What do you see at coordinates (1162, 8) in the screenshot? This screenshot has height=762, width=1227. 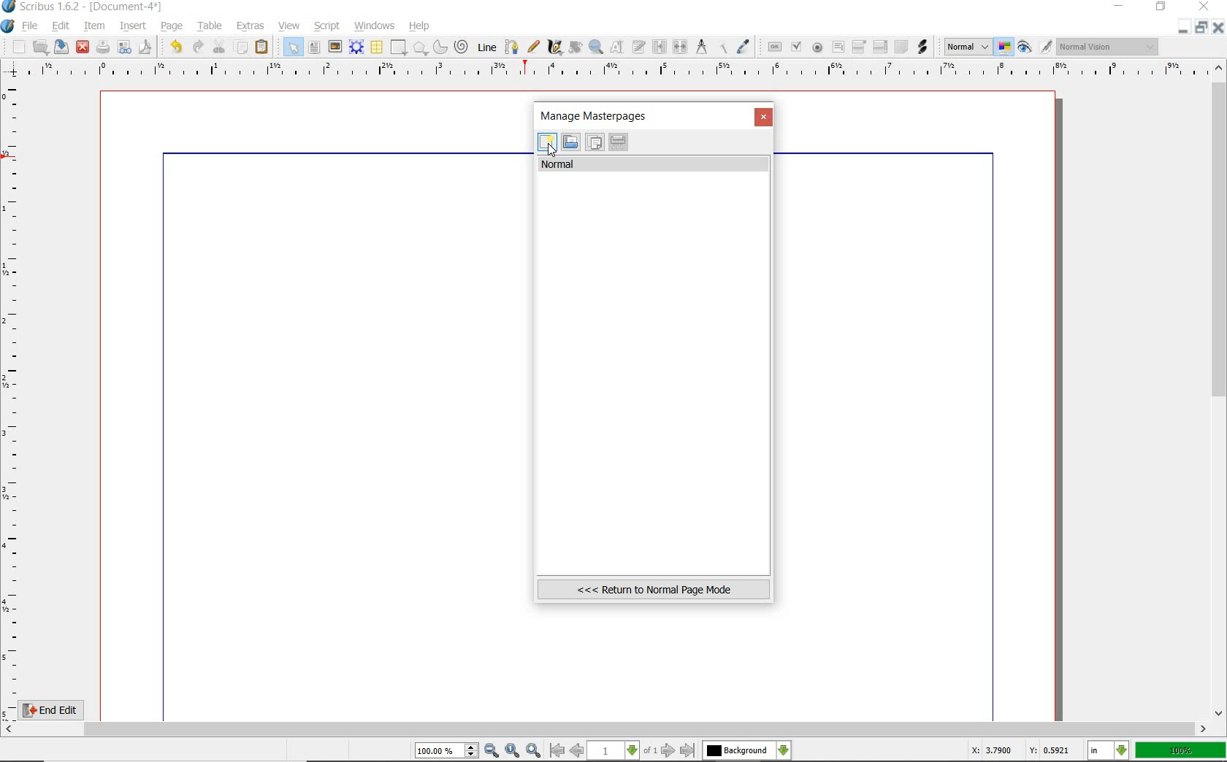 I see `restore` at bounding box center [1162, 8].